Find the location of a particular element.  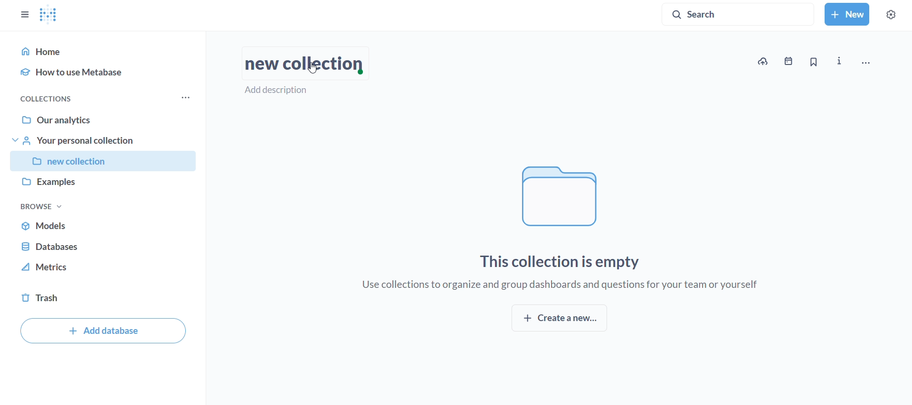

collections is located at coordinates (46, 99).